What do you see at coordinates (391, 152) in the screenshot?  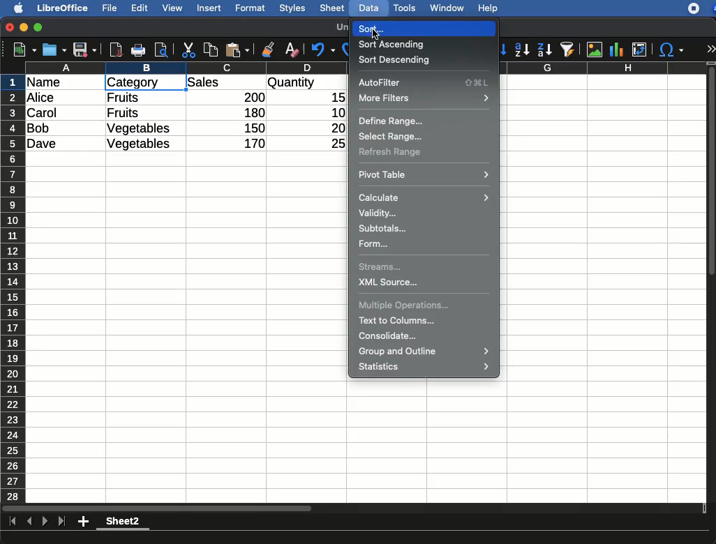 I see `refresh range` at bounding box center [391, 152].